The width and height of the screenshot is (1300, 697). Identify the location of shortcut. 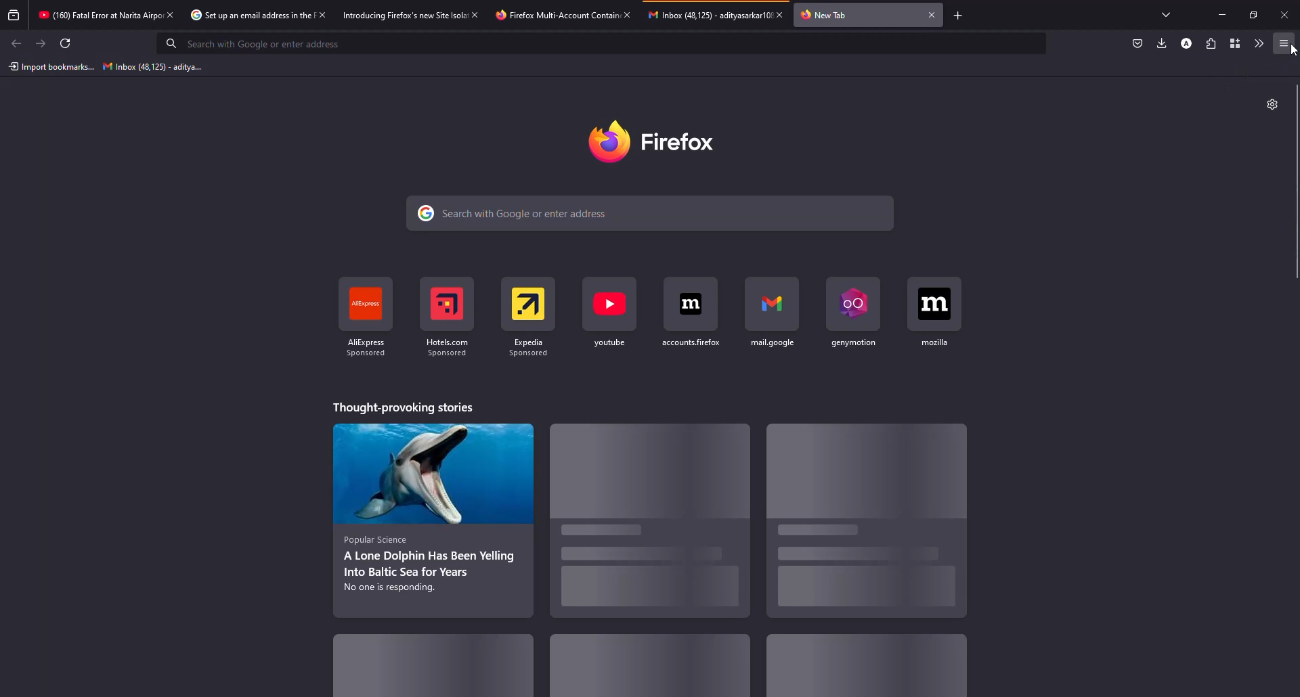
(937, 312).